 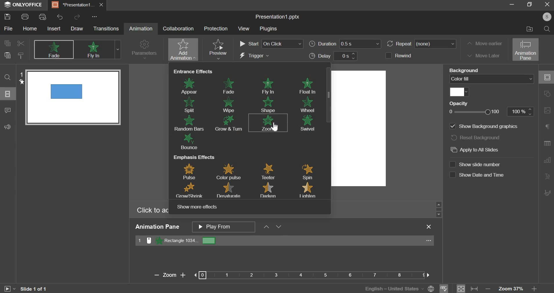 I want to click on onlyoffice, so click(x=23, y=5).